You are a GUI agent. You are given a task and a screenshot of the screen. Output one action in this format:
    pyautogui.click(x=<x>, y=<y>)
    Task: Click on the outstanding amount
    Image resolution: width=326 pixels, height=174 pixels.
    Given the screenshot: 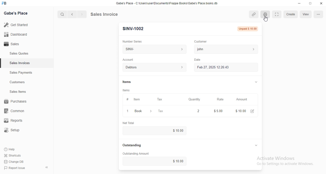 What is the action you would take?
    pyautogui.click(x=136, y=154)
    